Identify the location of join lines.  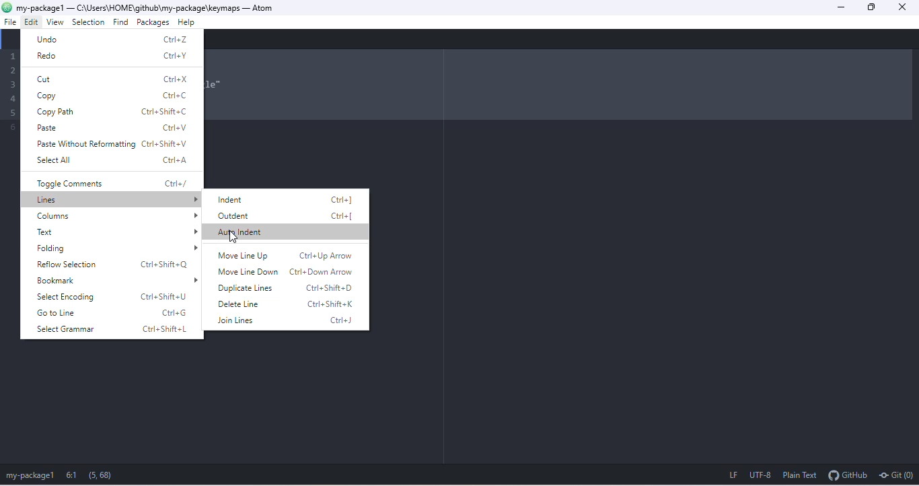
(287, 320).